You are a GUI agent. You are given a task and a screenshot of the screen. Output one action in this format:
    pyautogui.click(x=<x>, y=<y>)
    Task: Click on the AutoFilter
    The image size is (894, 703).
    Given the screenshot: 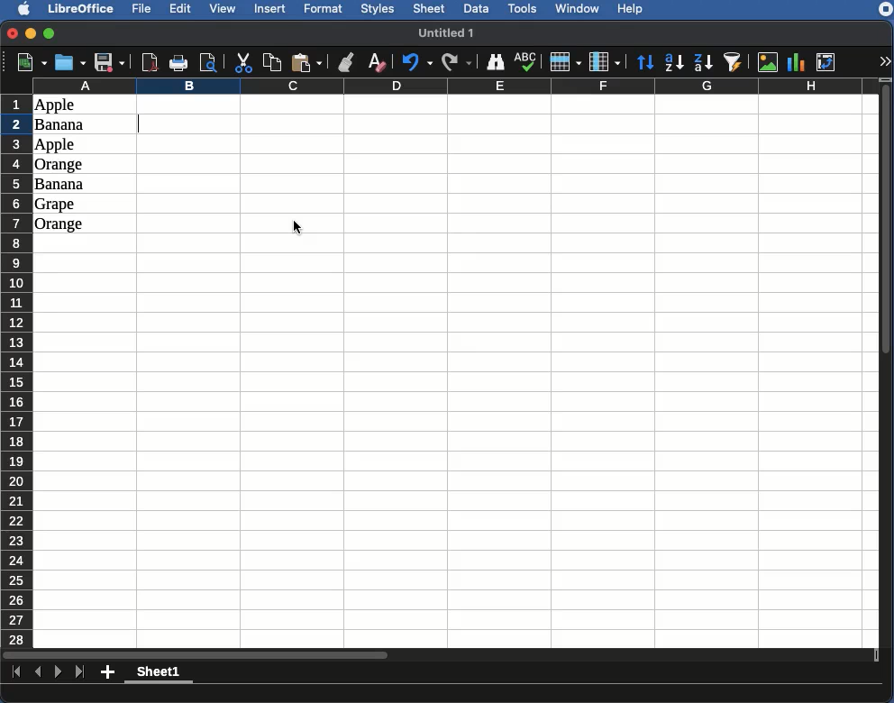 What is the action you would take?
    pyautogui.click(x=735, y=61)
    